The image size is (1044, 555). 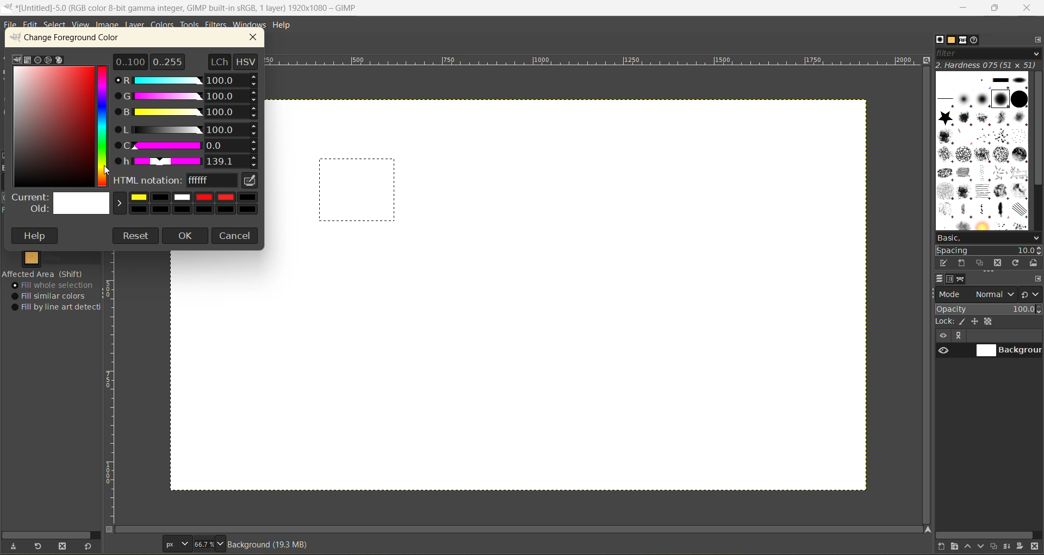 I want to click on scale, so click(x=595, y=62).